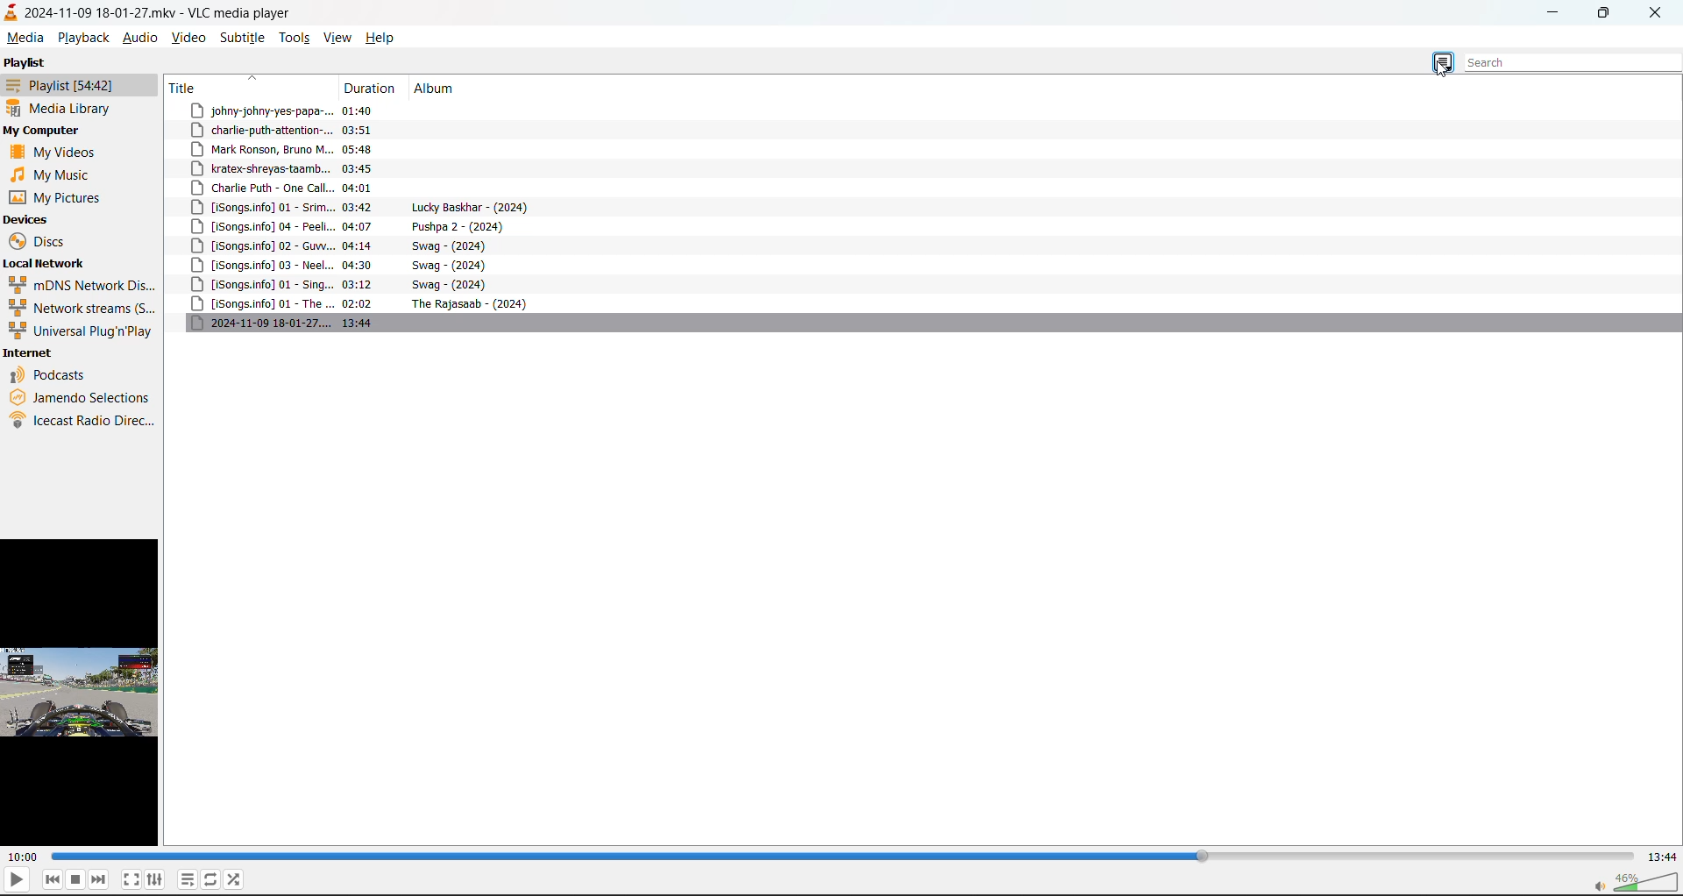 The height and width of the screenshot is (896, 1683). I want to click on previous, so click(50, 880).